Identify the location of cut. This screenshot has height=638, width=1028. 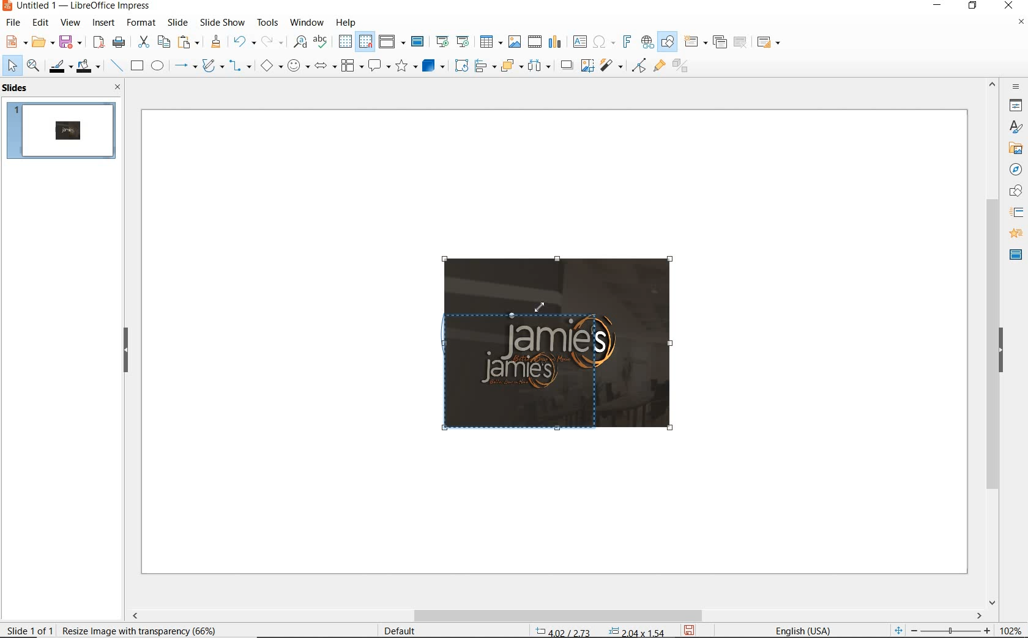
(142, 42).